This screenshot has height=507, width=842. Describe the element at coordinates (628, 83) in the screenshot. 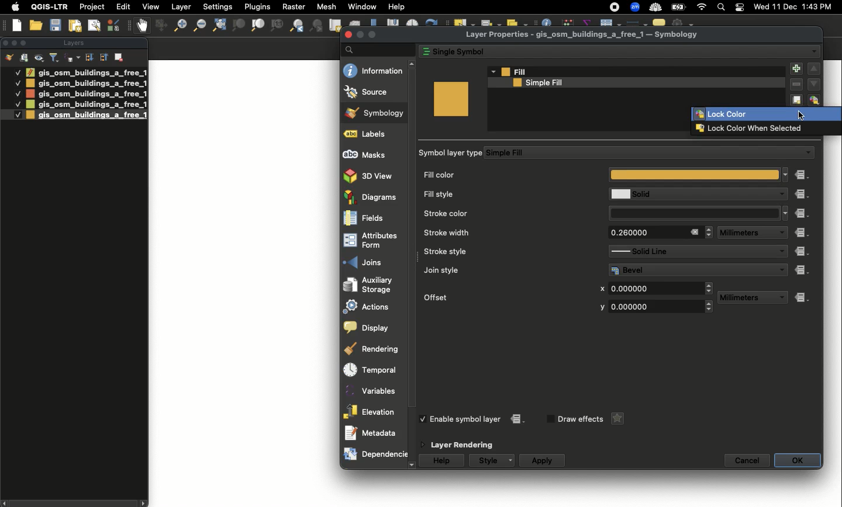

I see `Simple fill` at that location.